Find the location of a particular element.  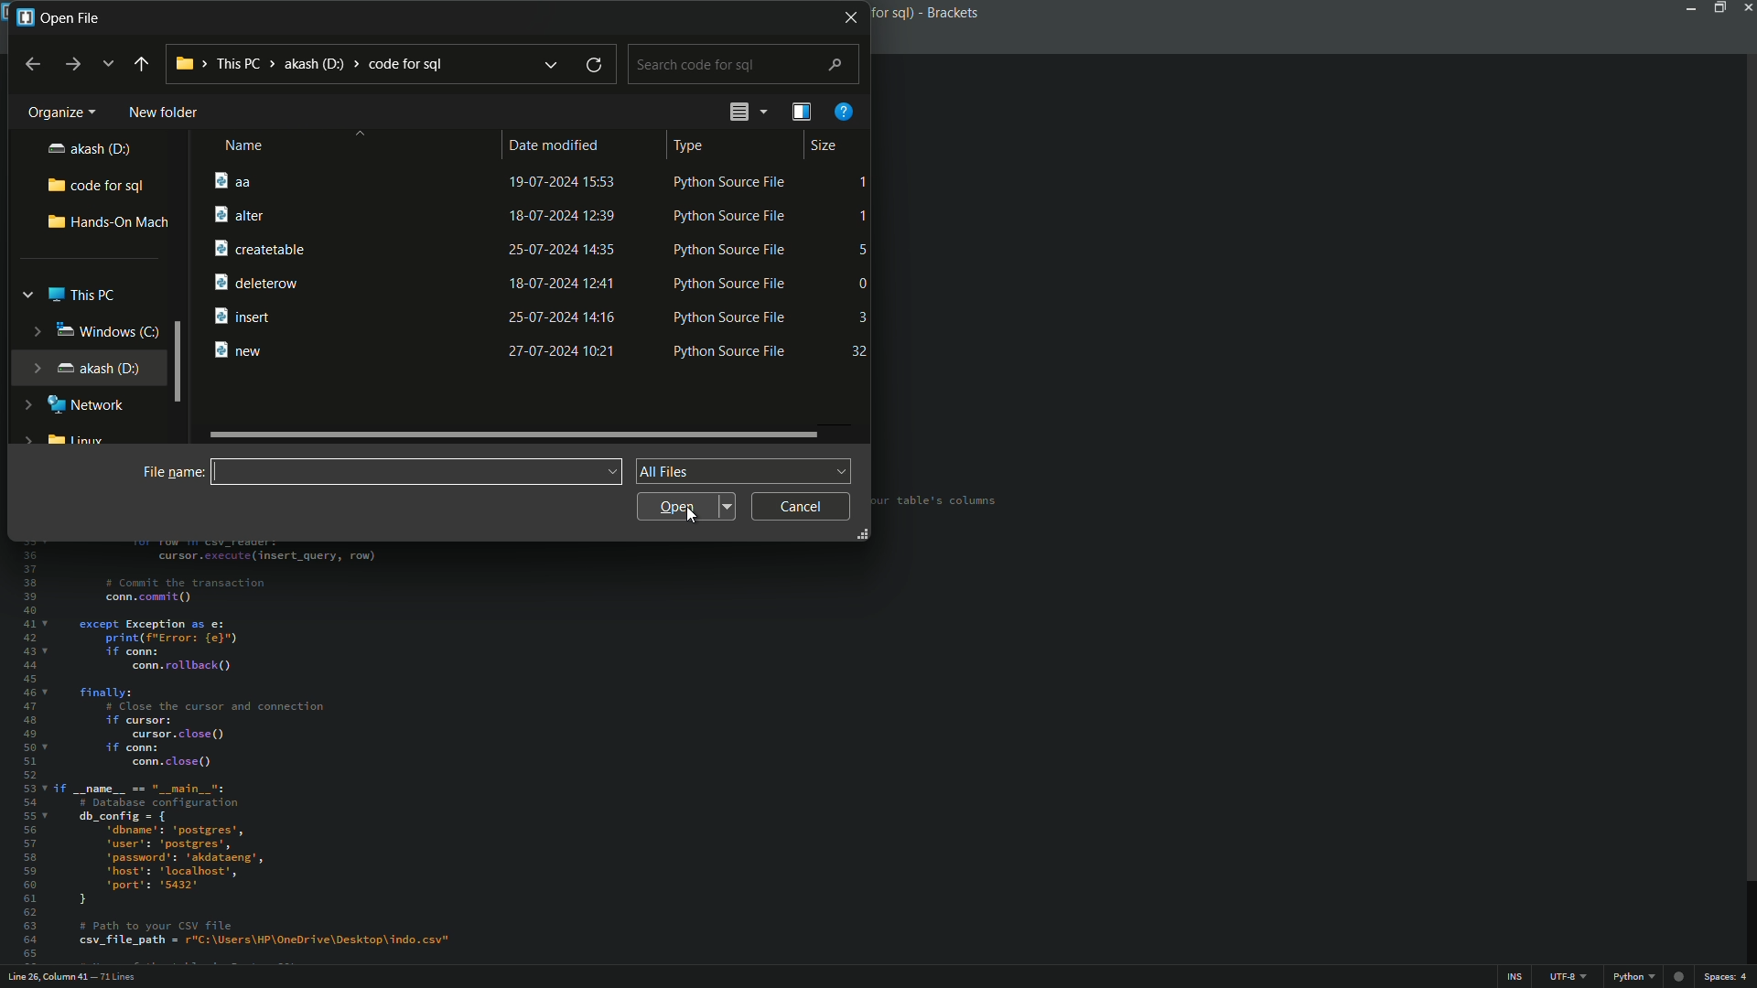

3 is located at coordinates (862, 314).